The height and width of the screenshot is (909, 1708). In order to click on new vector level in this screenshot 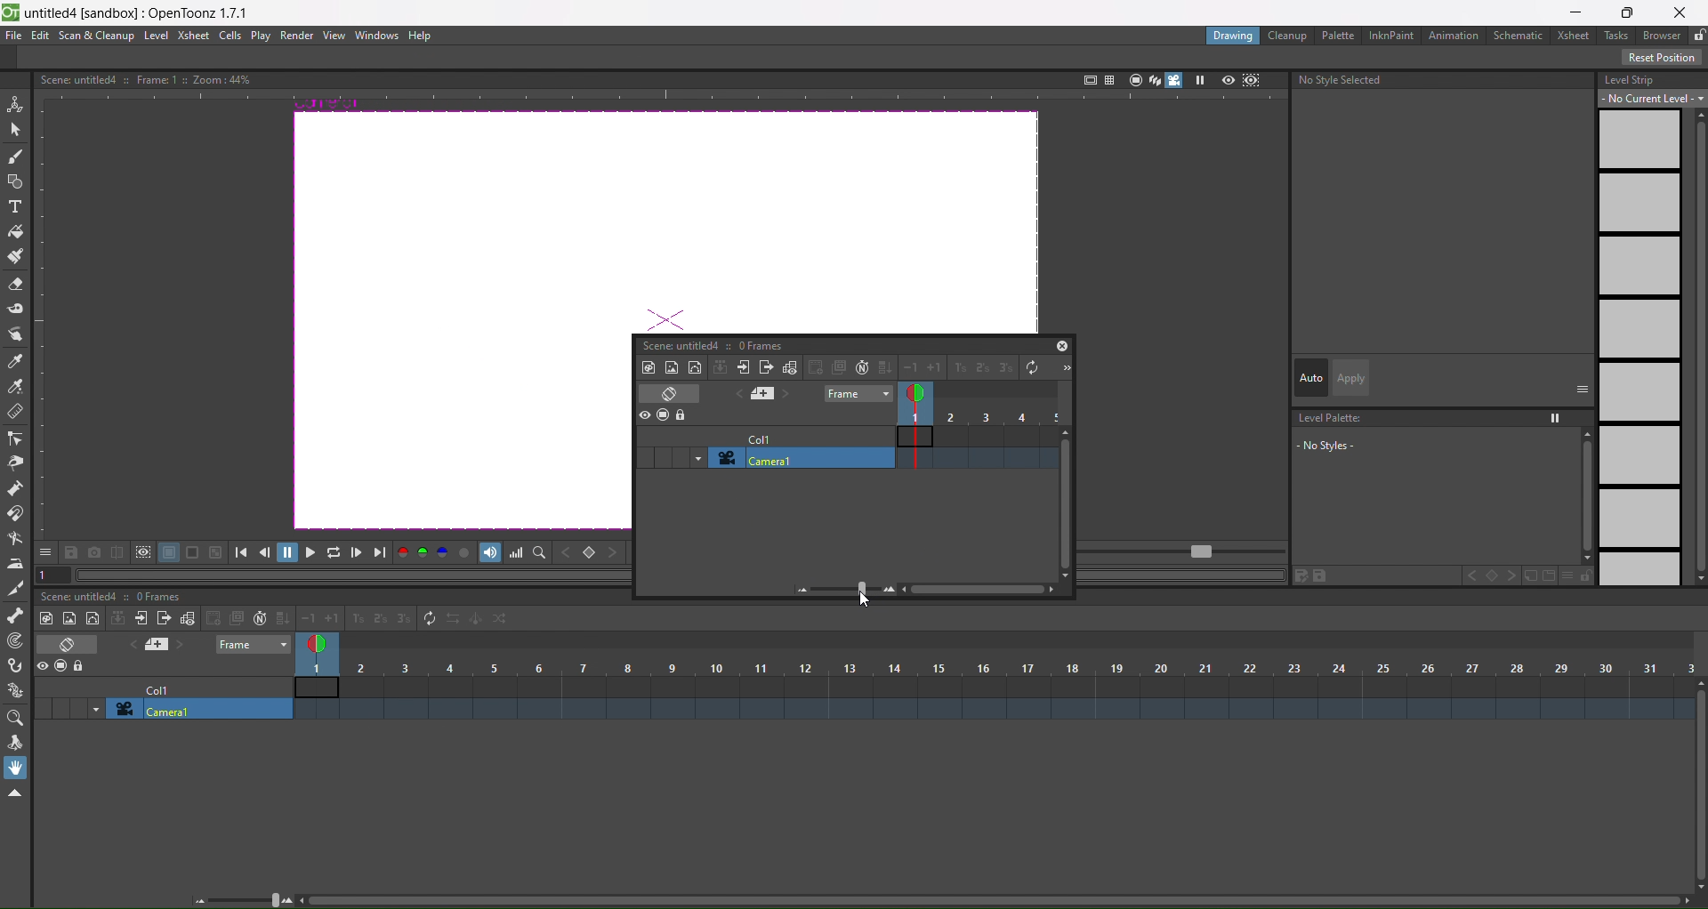, I will do `click(93, 619)`.